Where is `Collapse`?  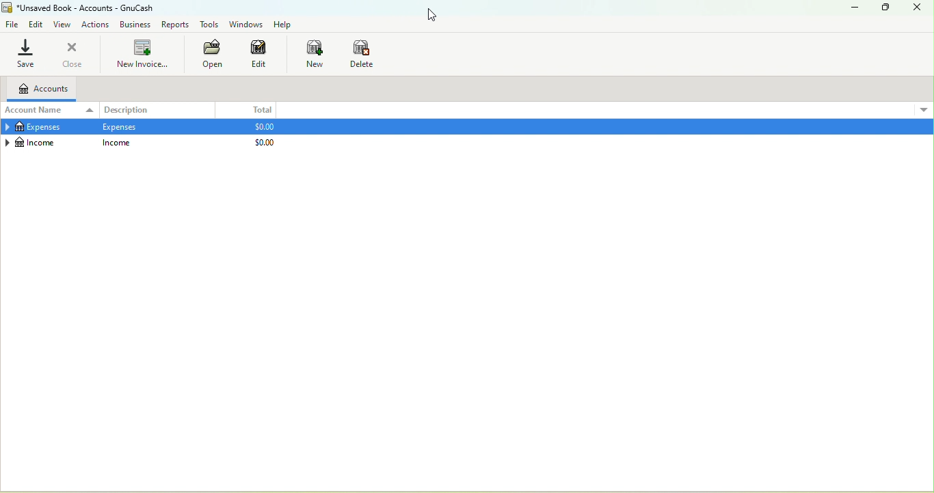
Collapse is located at coordinates (6, 142).